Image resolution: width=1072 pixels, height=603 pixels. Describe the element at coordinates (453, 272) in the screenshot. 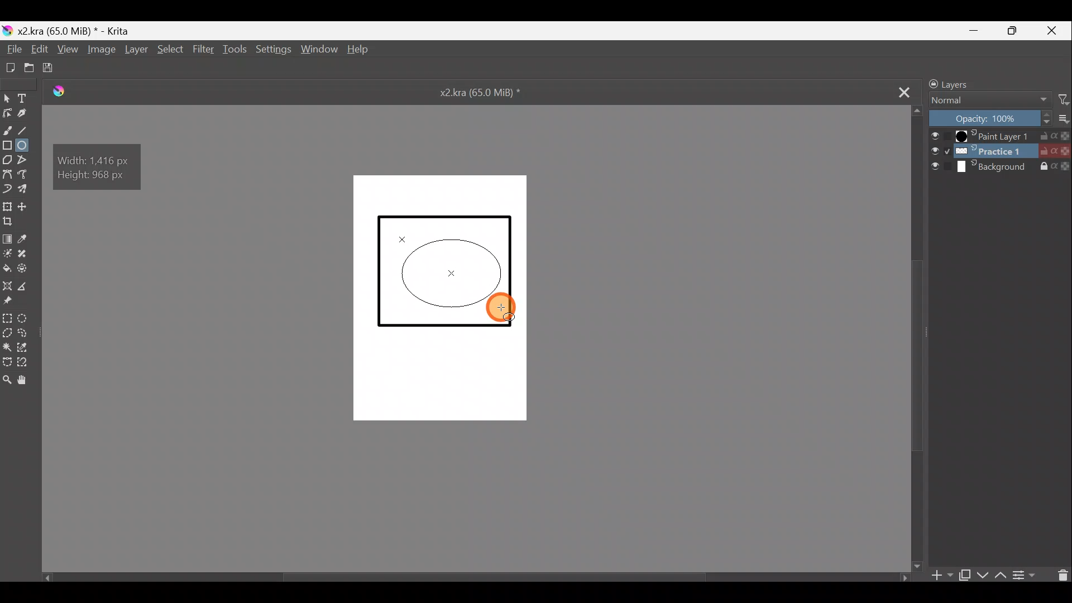

I see `ellipse(circle) on Canvas` at that location.